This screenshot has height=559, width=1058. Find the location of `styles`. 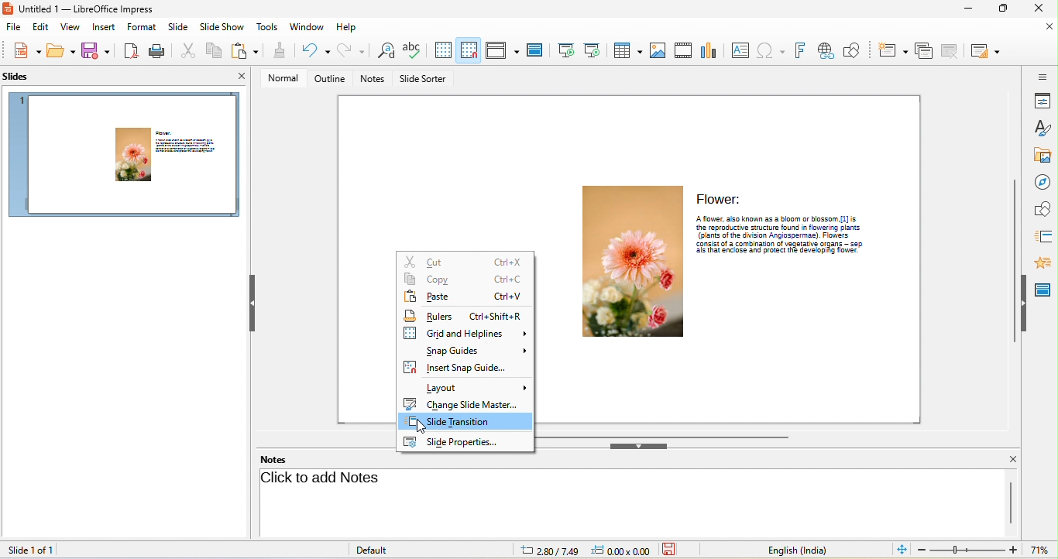

styles is located at coordinates (1043, 128).